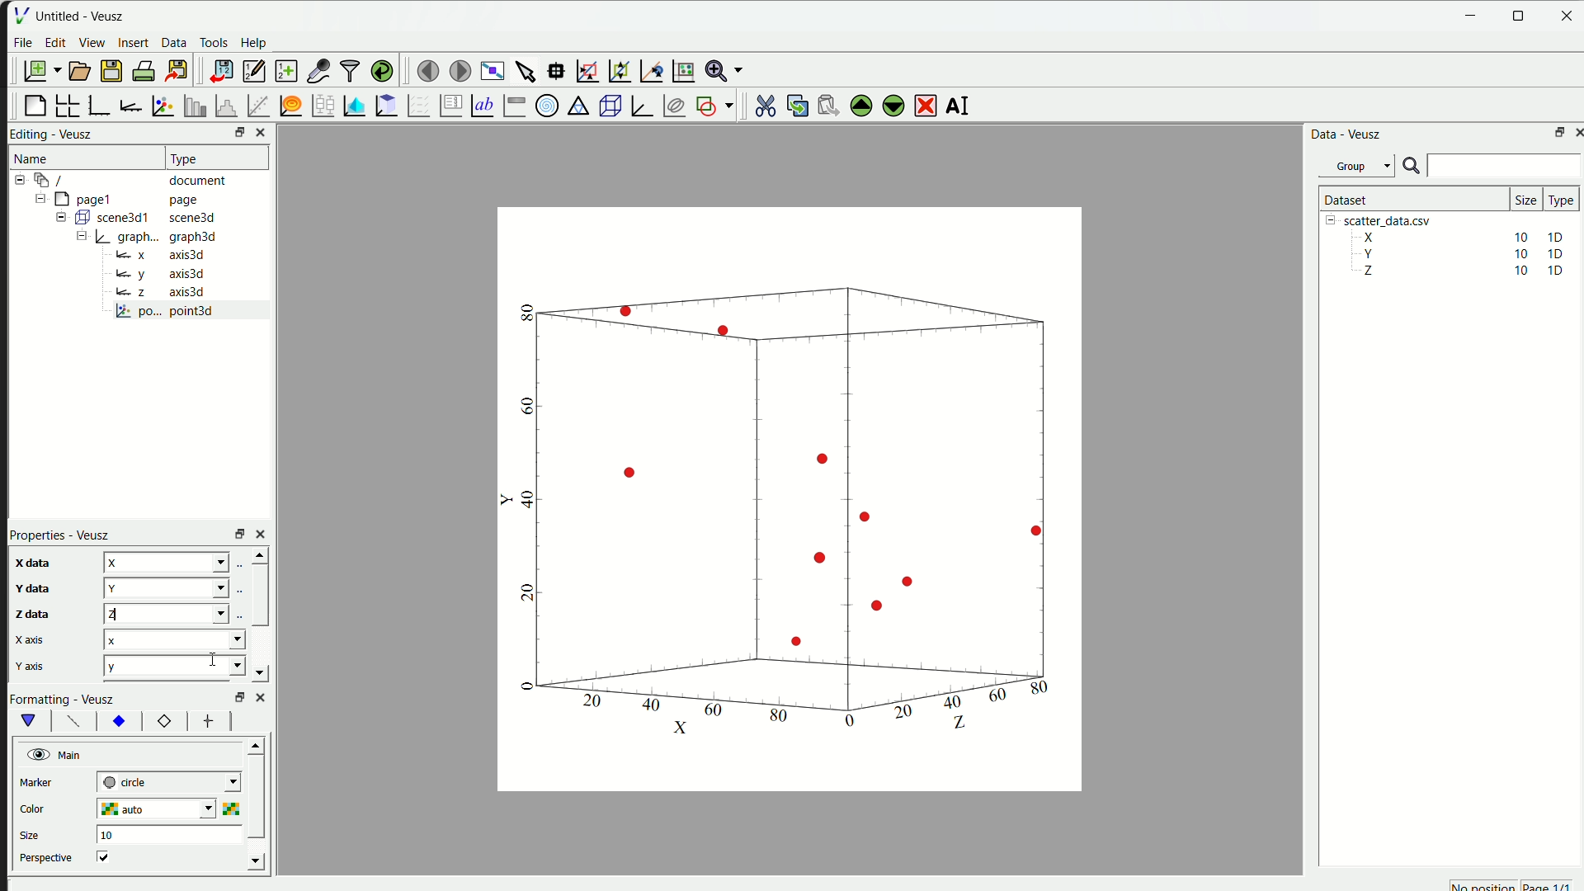  What do you see at coordinates (34, 832) in the screenshot?
I see `size` at bounding box center [34, 832].